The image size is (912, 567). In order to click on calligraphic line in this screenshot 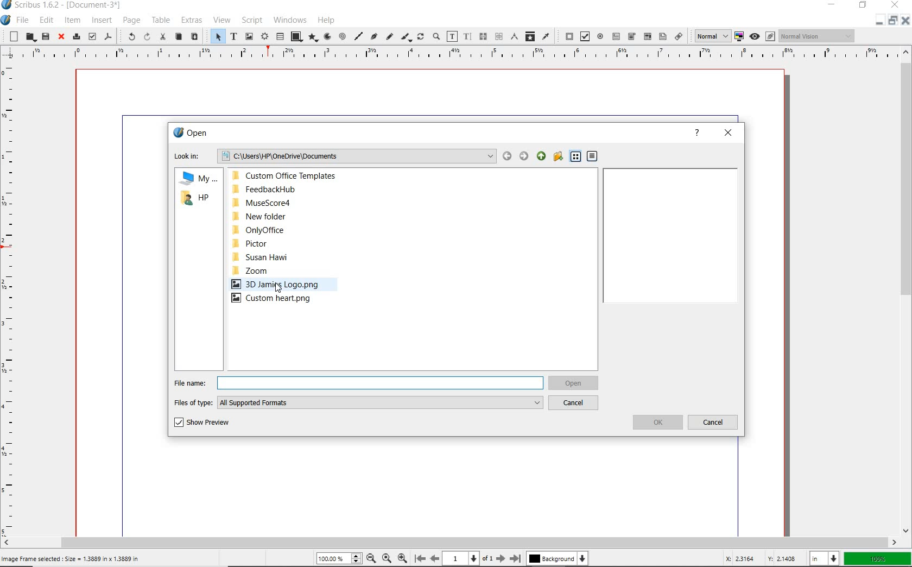, I will do `click(406, 37)`.